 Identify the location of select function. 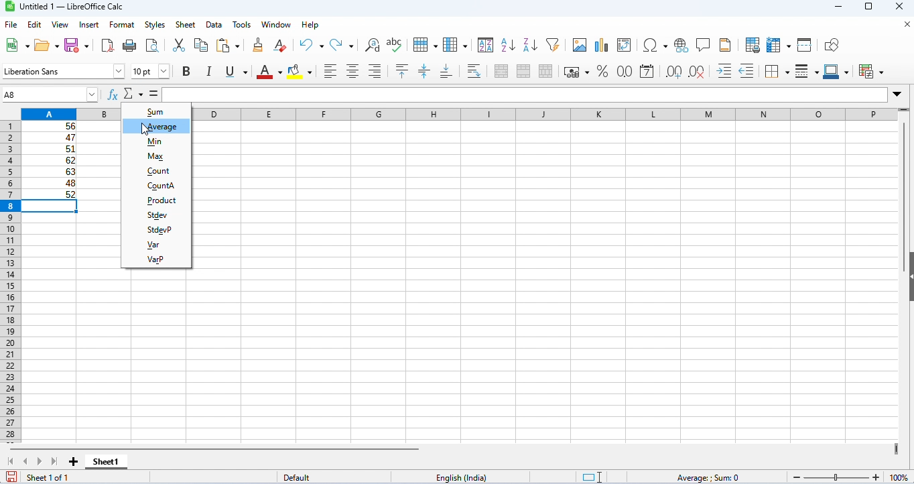
(135, 93).